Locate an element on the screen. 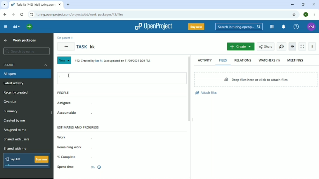 This screenshot has height=179, width=319. Assignee is located at coordinates (76, 103).